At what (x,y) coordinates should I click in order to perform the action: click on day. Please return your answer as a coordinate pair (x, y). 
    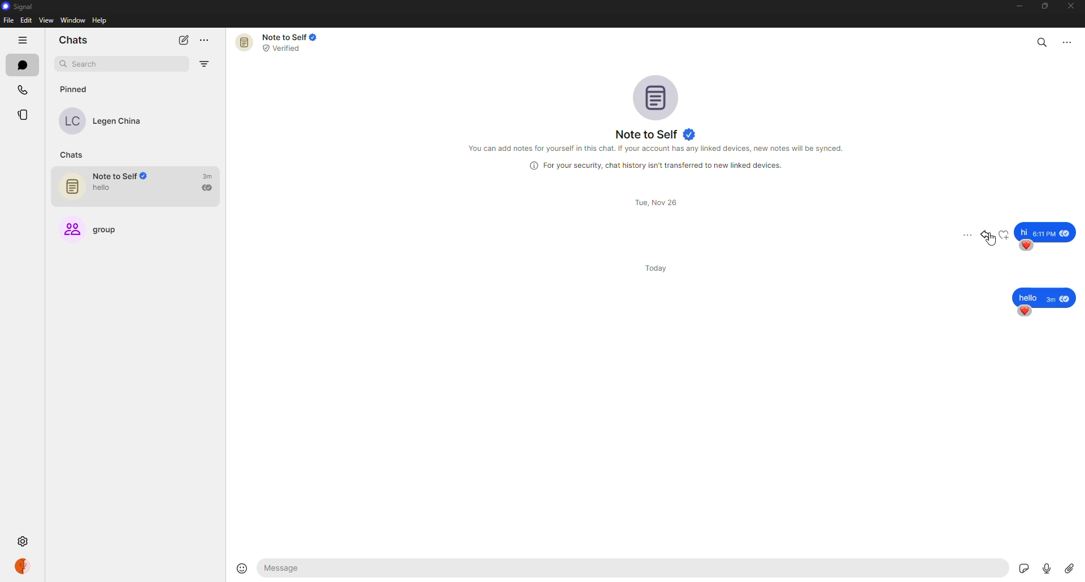
    Looking at the image, I should click on (660, 267).